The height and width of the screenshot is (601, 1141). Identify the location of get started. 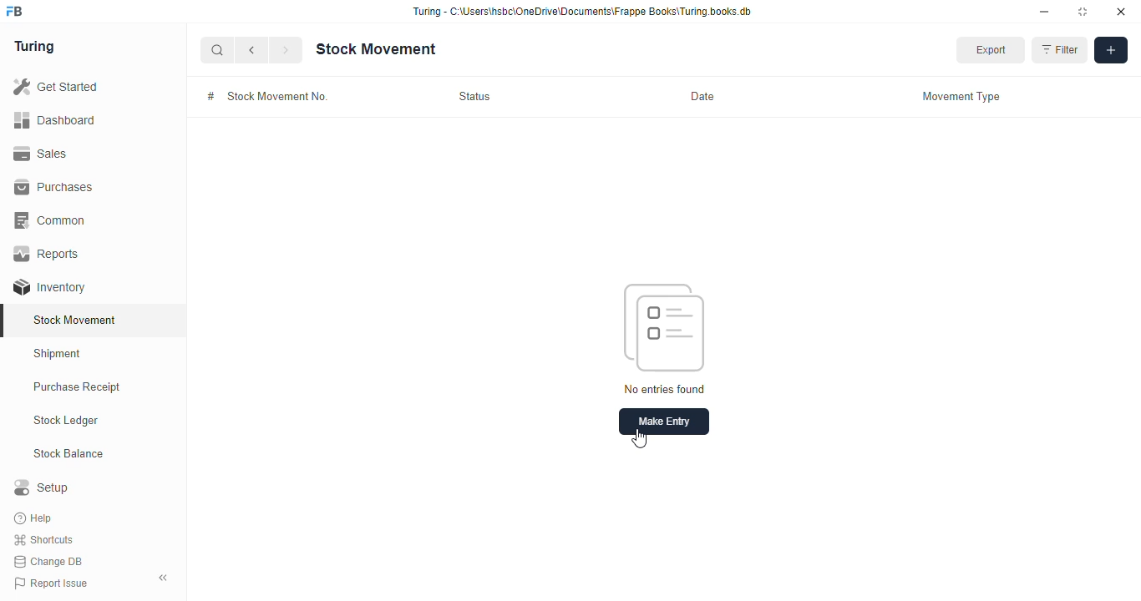
(57, 87).